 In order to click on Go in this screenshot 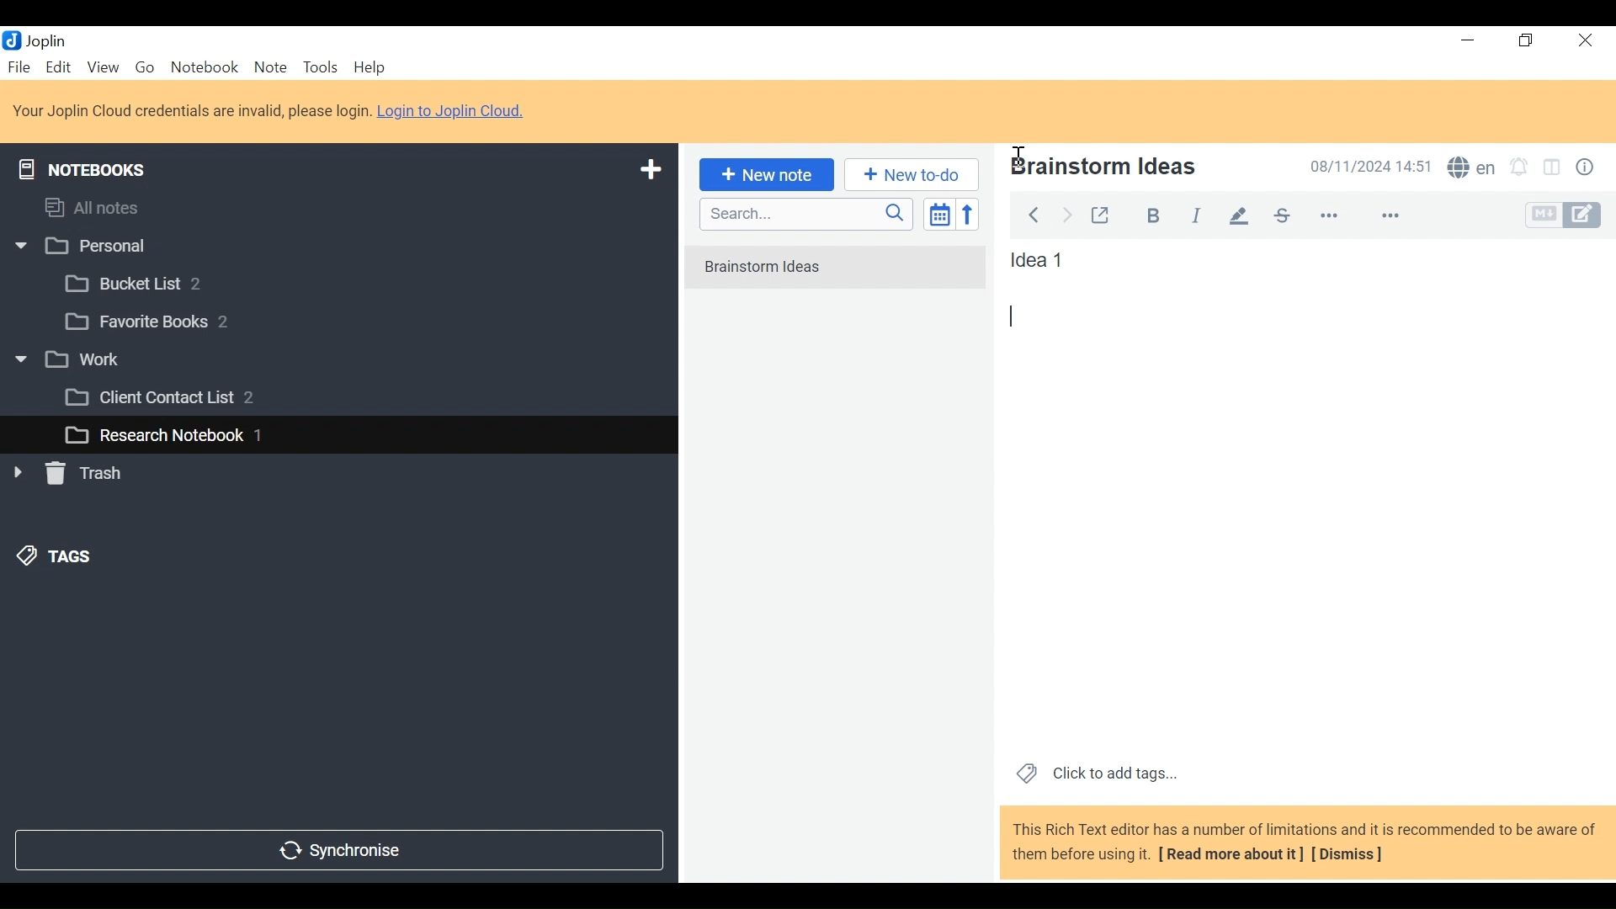, I will do `click(144, 66)`.